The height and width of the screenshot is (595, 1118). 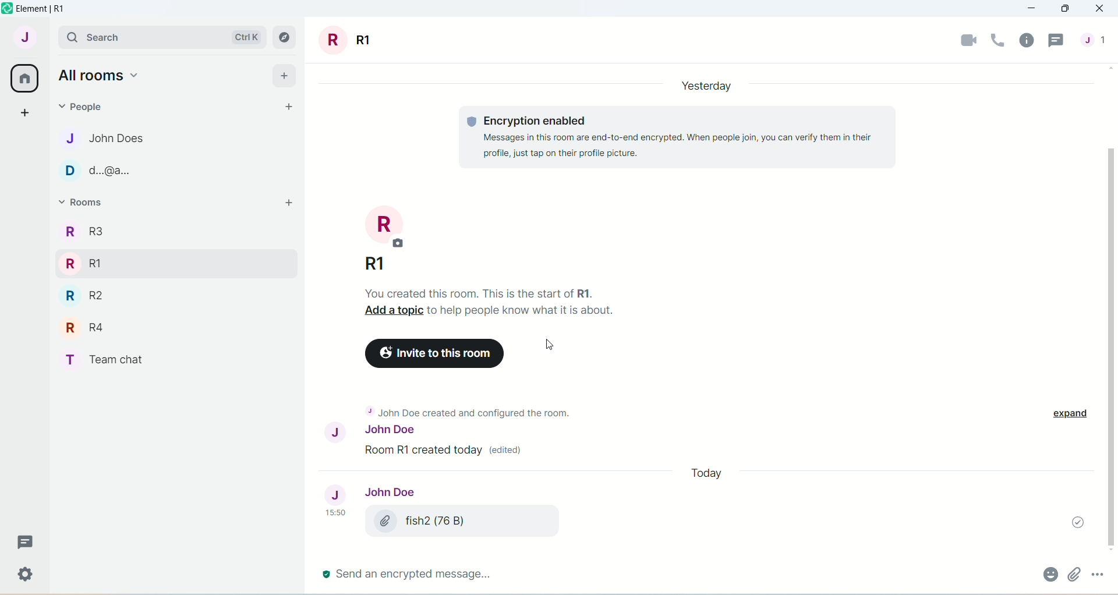 I want to click on all rooms, so click(x=102, y=75).